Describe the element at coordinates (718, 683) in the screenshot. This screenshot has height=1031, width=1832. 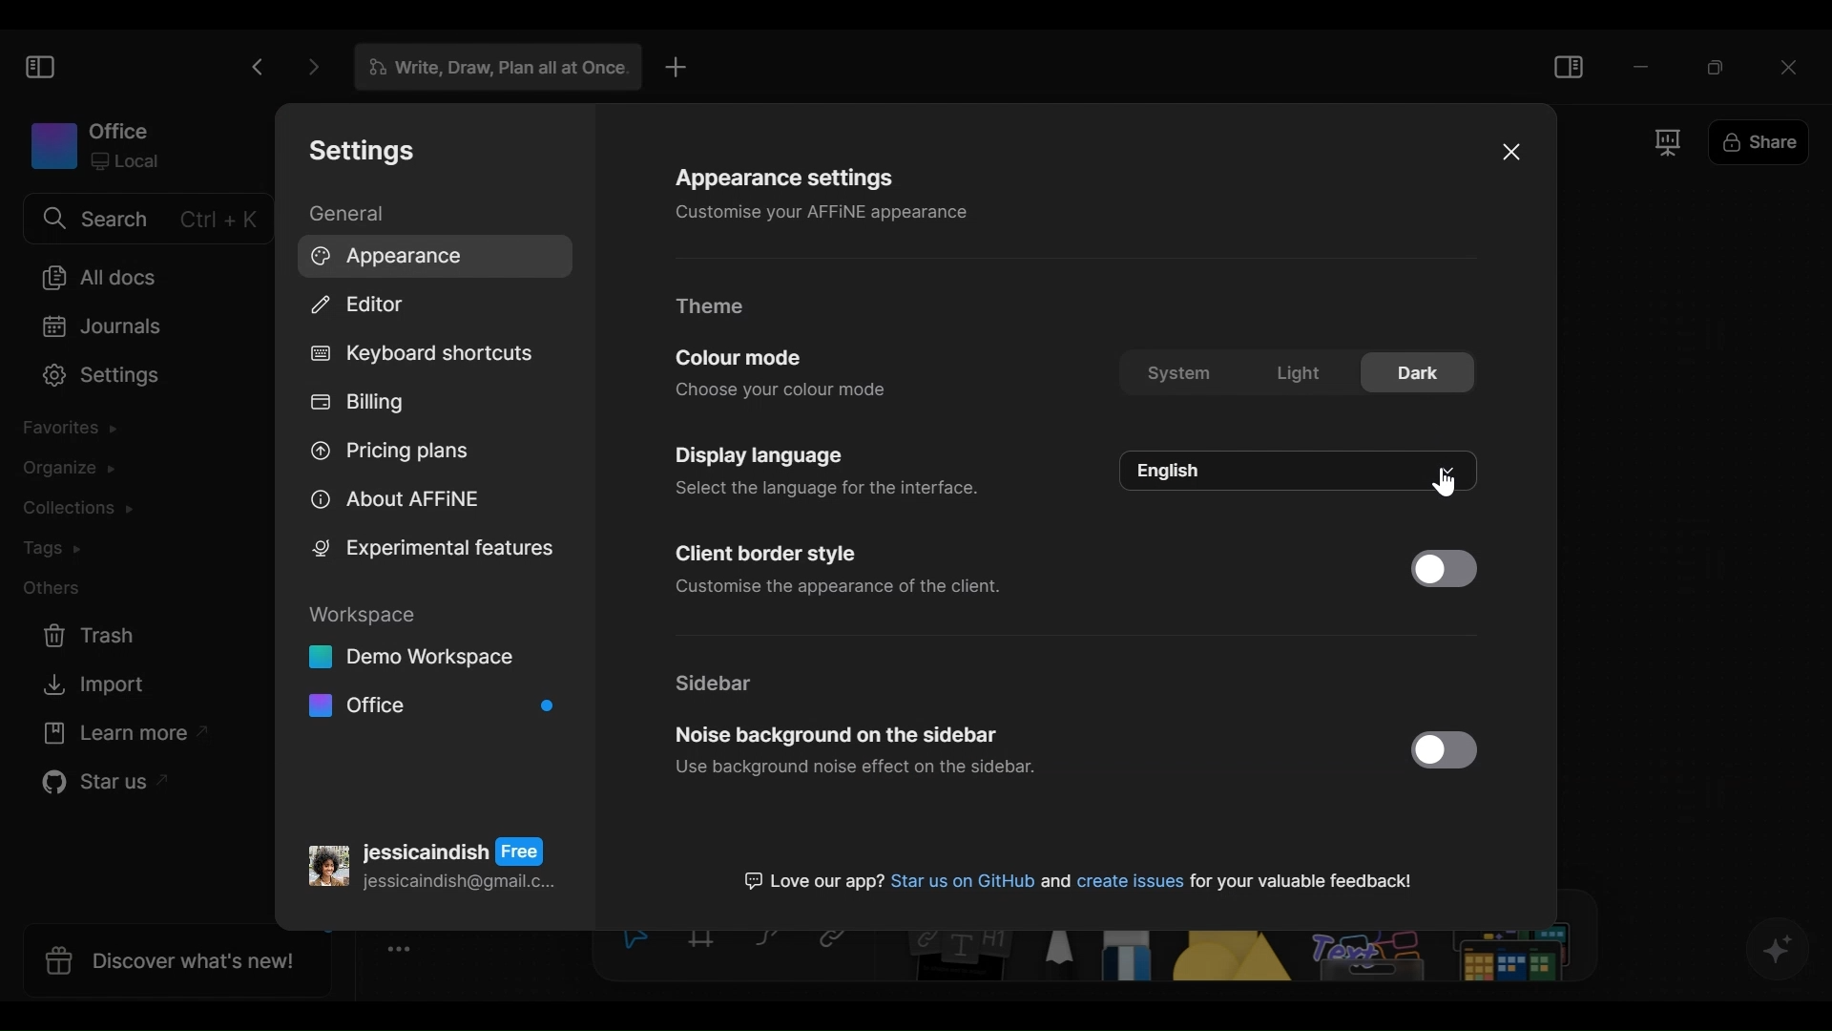
I see `Sidebar` at that location.